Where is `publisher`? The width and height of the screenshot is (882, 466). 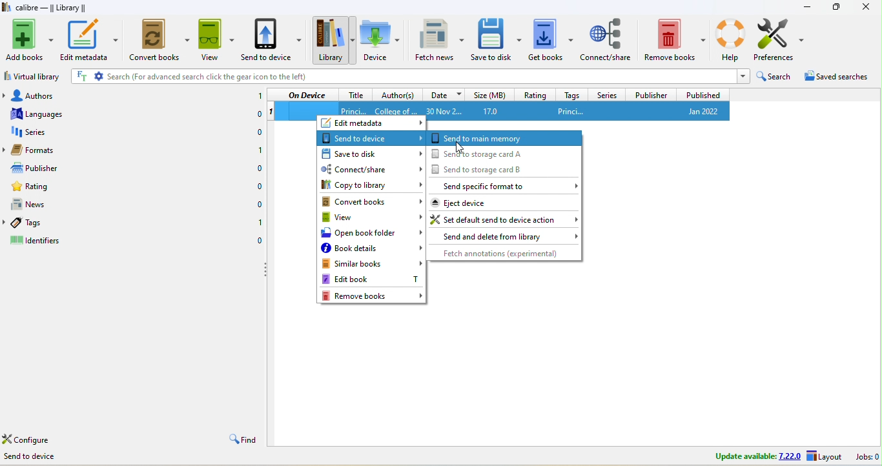
publisher is located at coordinates (650, 94).